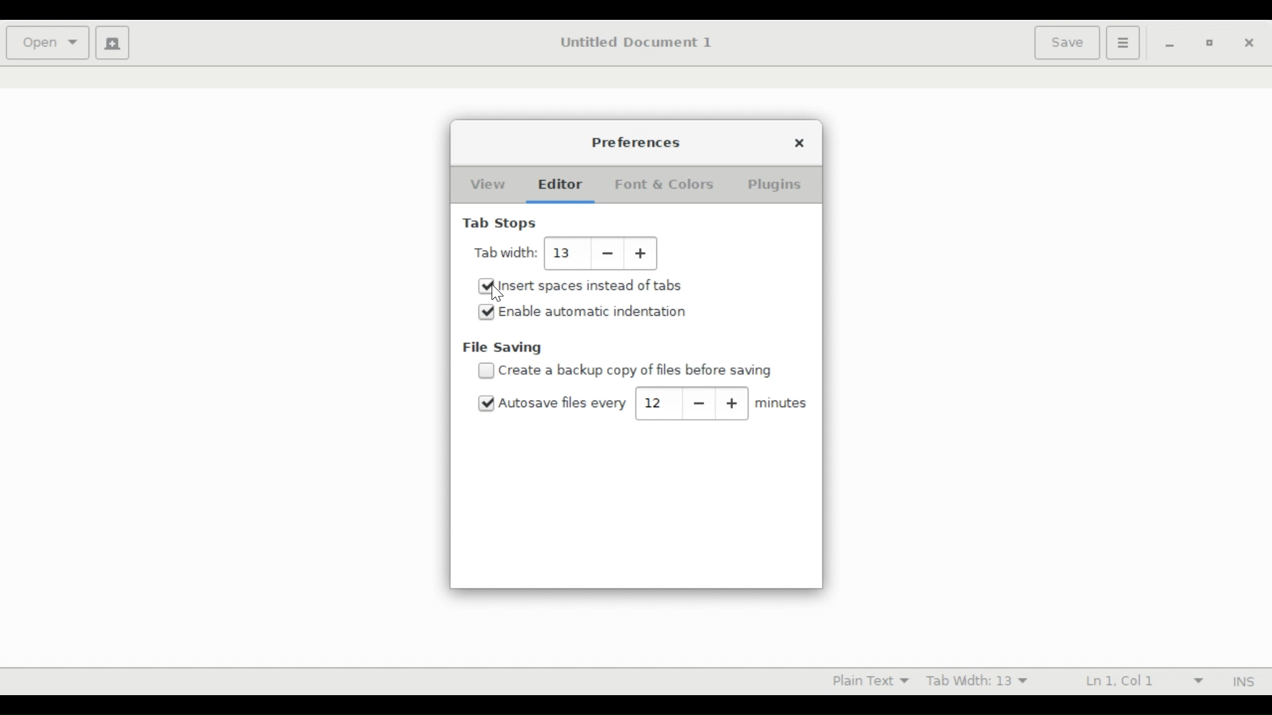 The height and width of the screenshot is (715, 1272). Describe the element at coordinates (802, 143) in the screenshot. I see `Close` at that location.